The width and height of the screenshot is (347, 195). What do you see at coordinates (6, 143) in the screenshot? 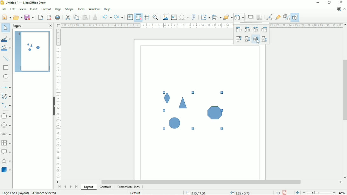
I see `Flowchart` at bounding box center [6, 143].